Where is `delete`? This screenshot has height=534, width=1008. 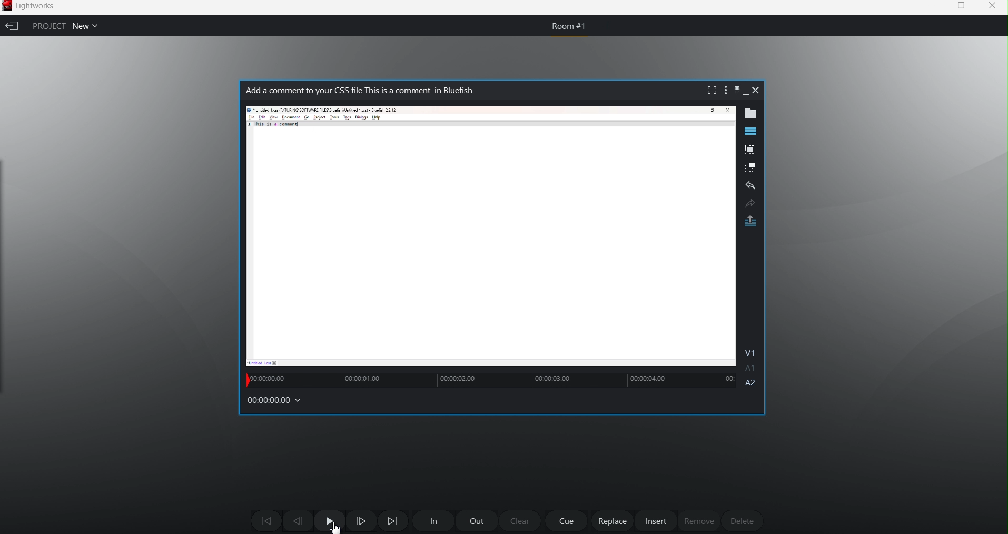 delete is located at coordinates (741, 519).